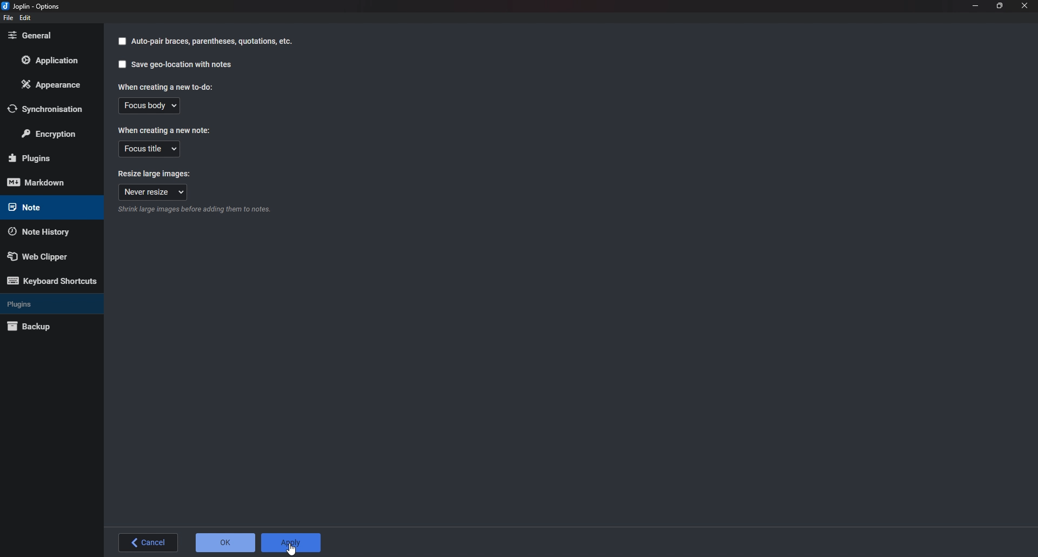  What do you see at coordinates (976, 5) in the screenshot?
I see `Minimize` at bounding box center [976, 5].